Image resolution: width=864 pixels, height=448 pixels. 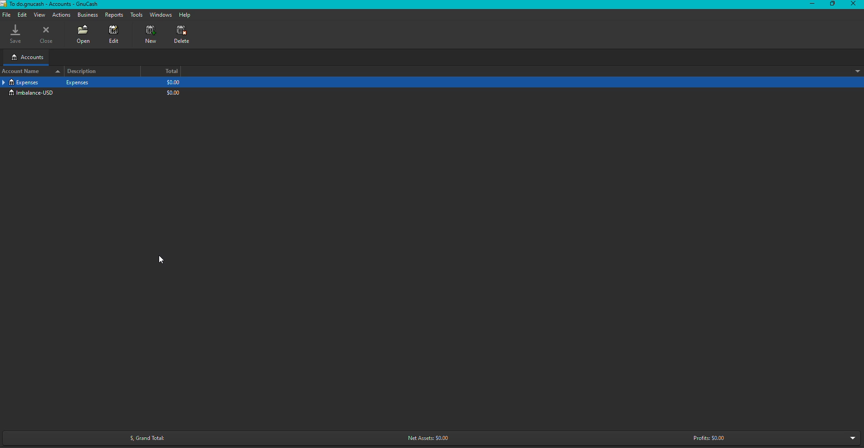 I want to click on Tools, so click(x=135, y=15).